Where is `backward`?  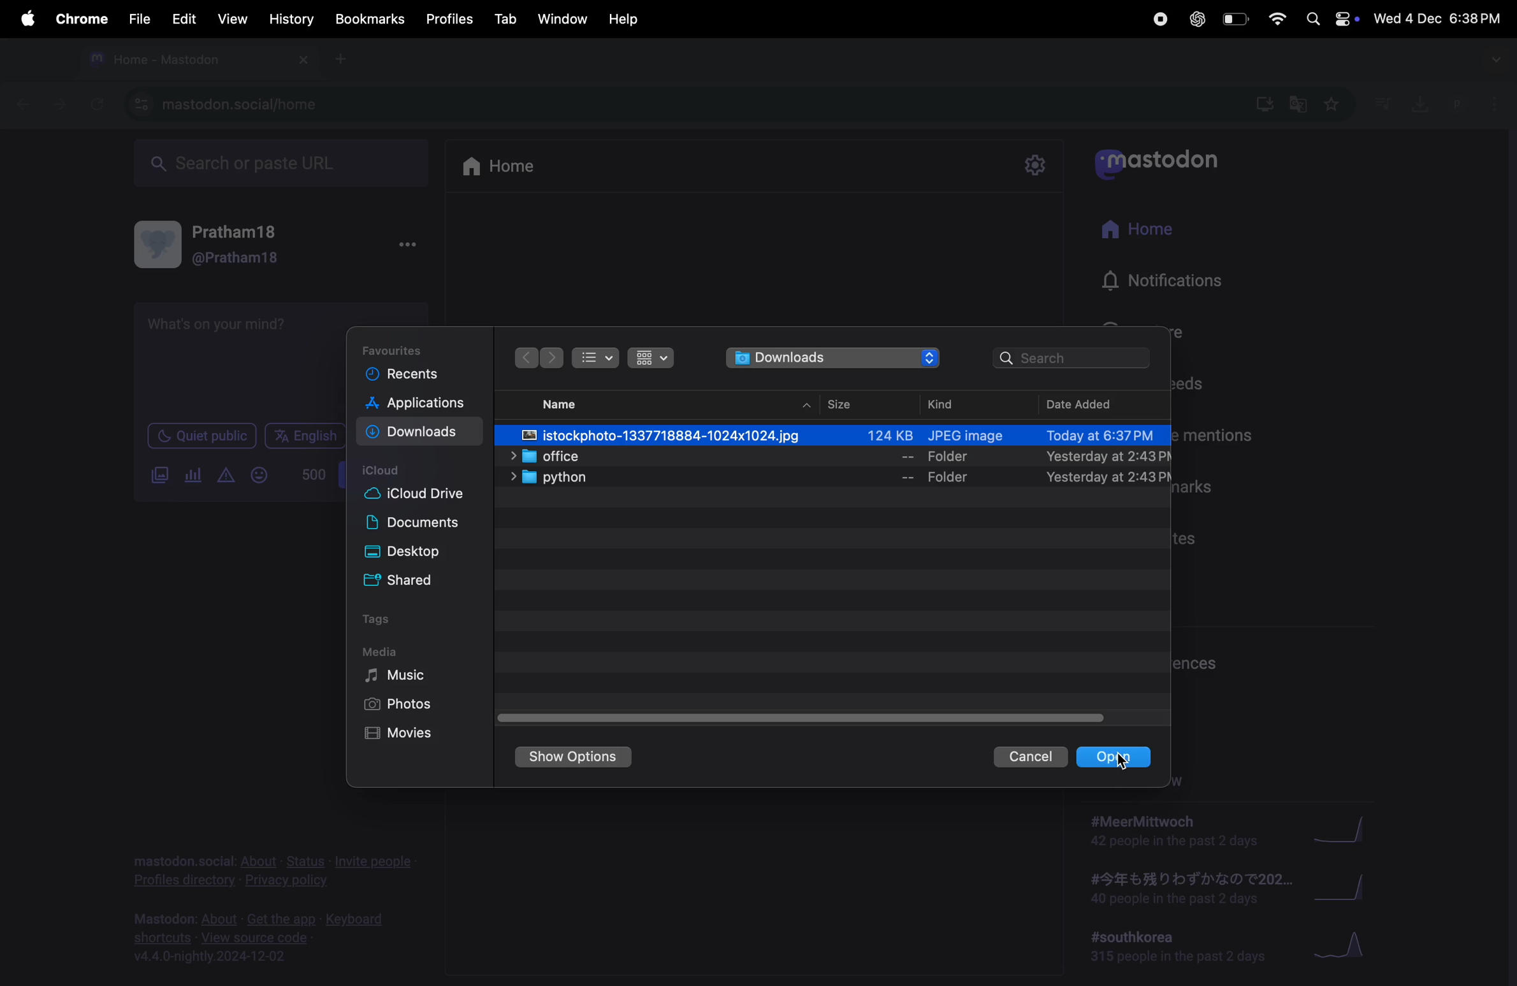 backward is located at coordinates (17, 106).